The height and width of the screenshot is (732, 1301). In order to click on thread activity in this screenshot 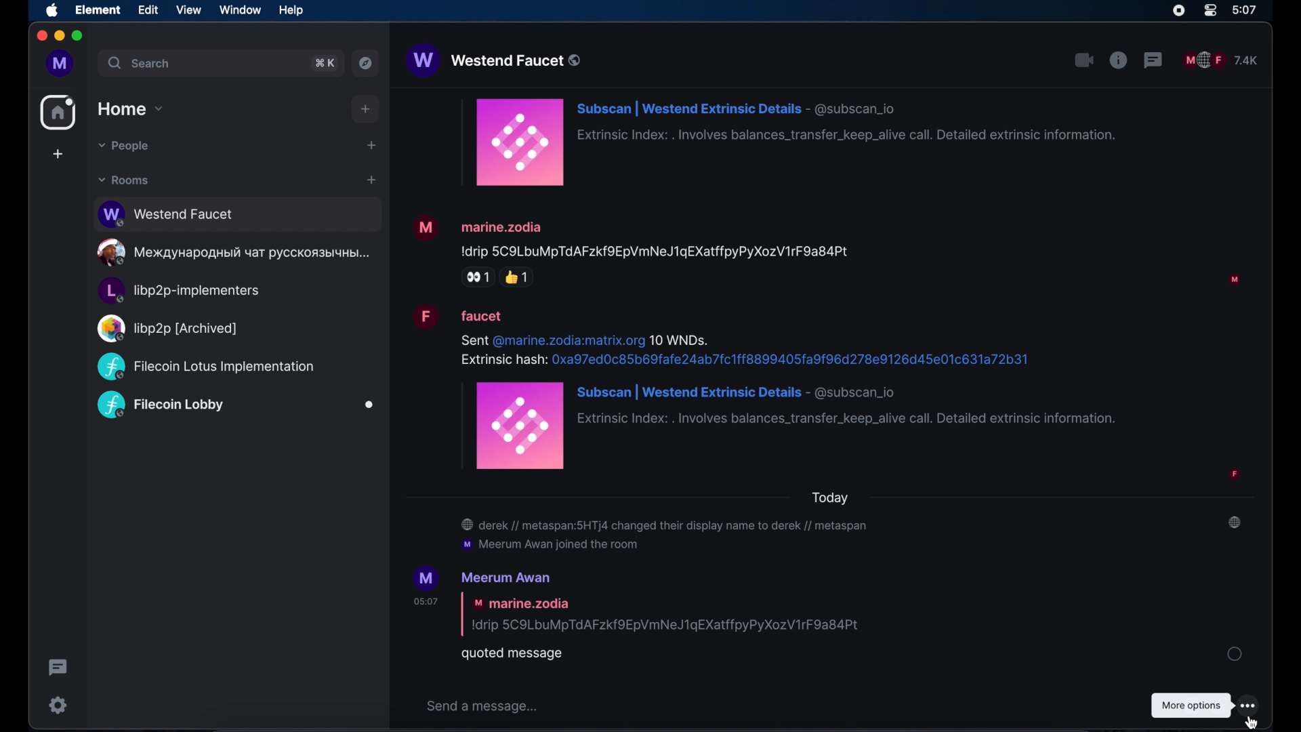, I will do `click(57, 668)`.